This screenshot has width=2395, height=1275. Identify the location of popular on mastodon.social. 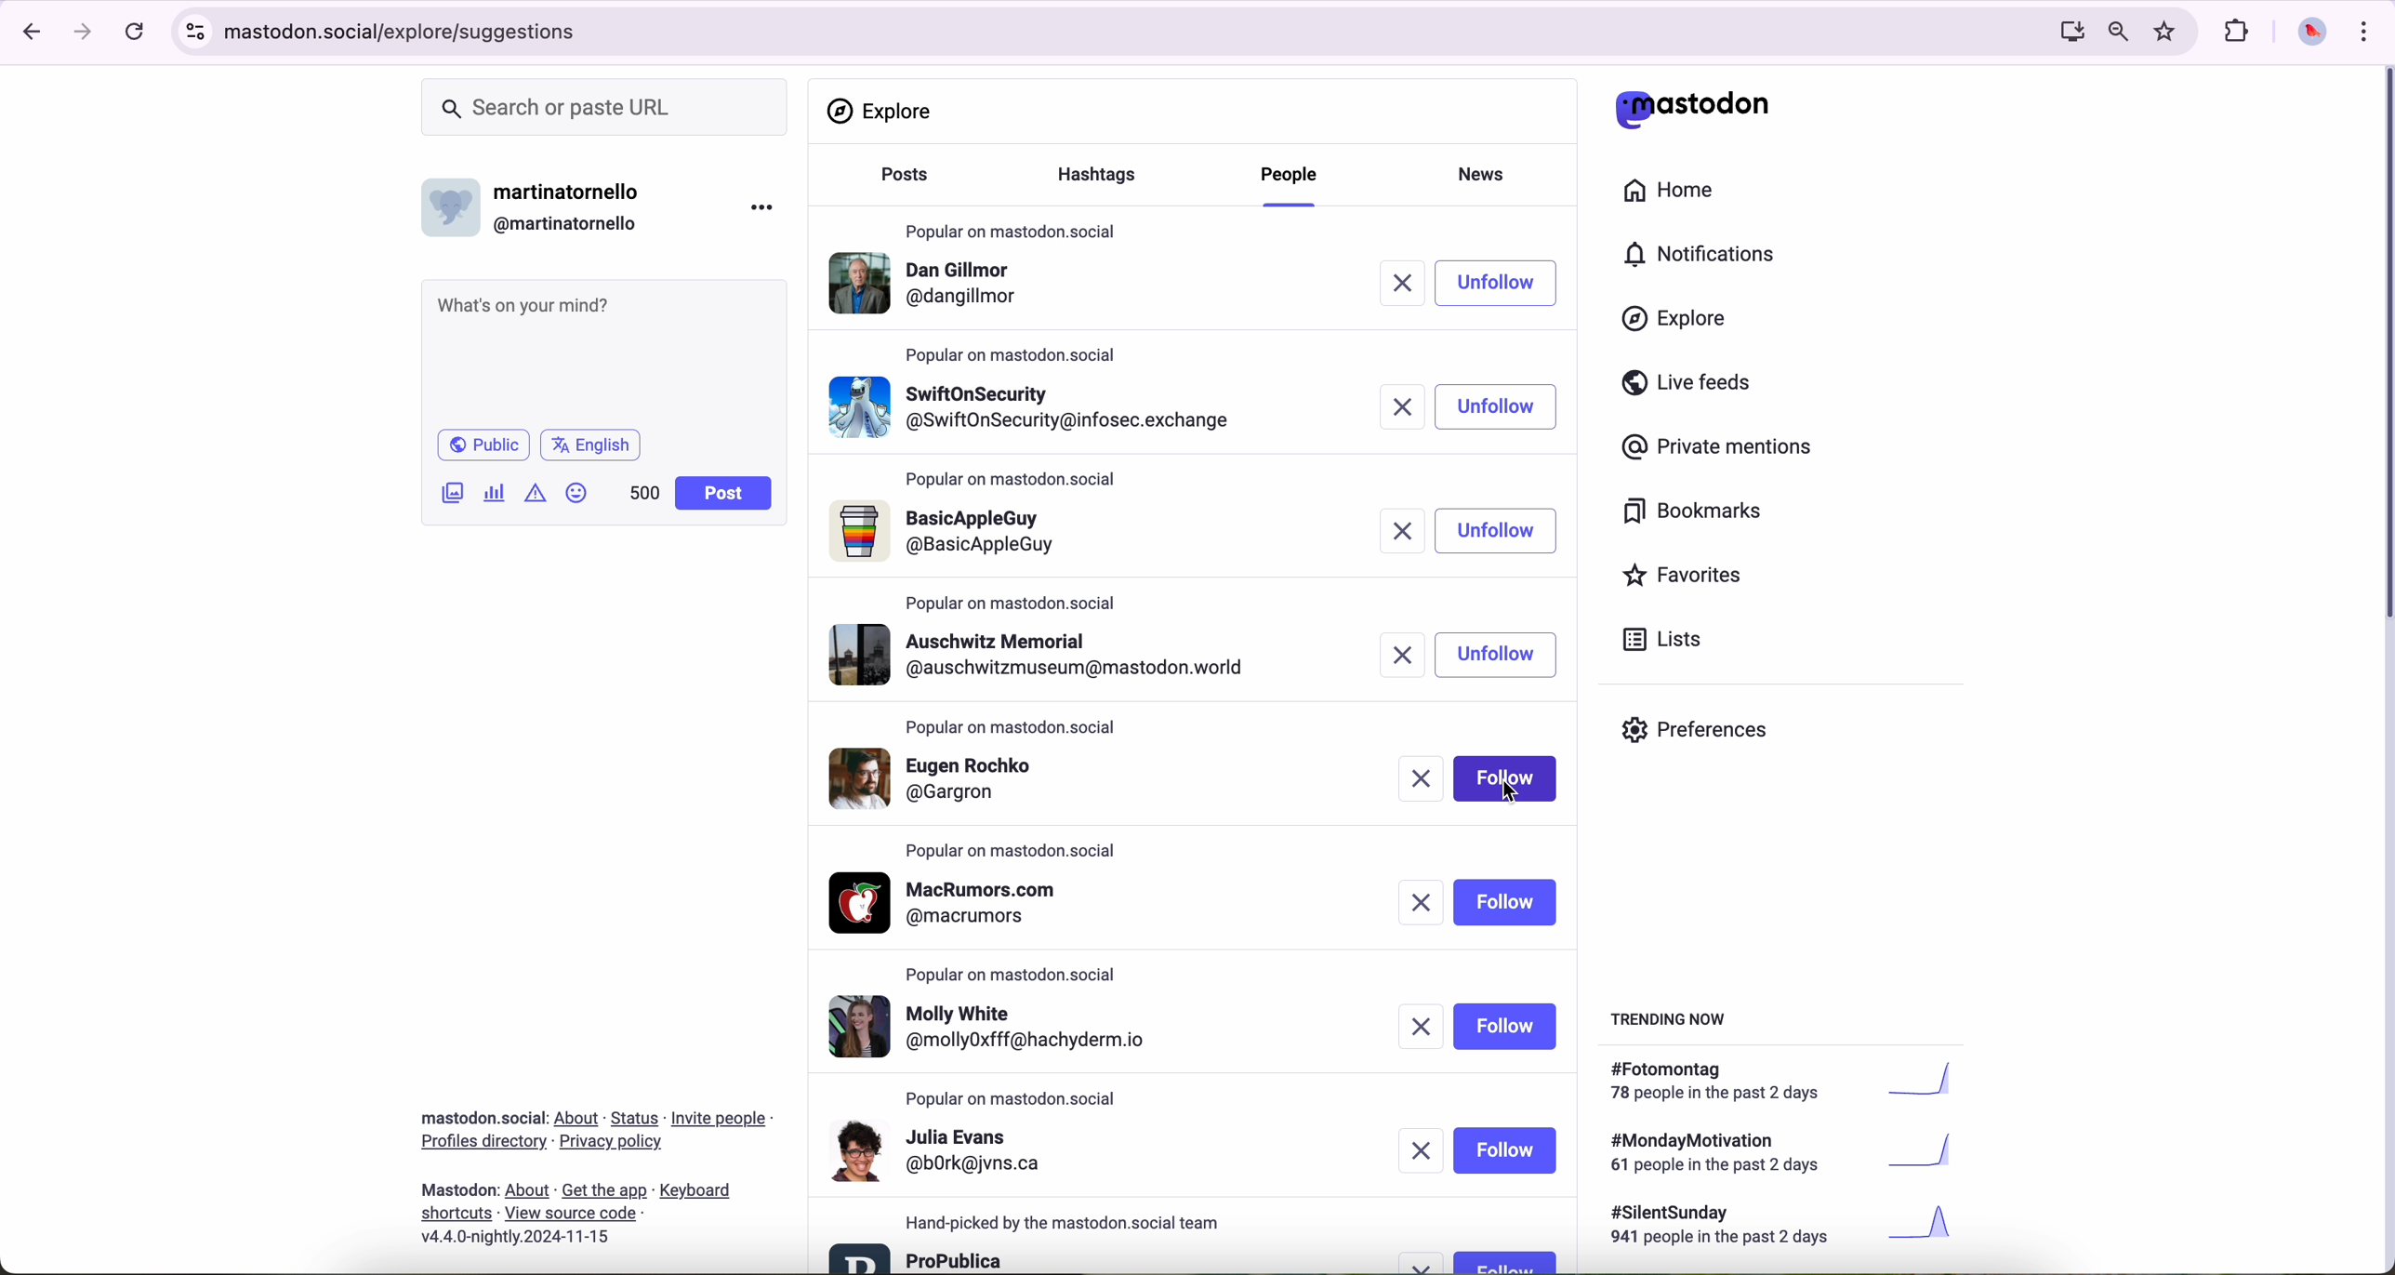
(1012, 227).